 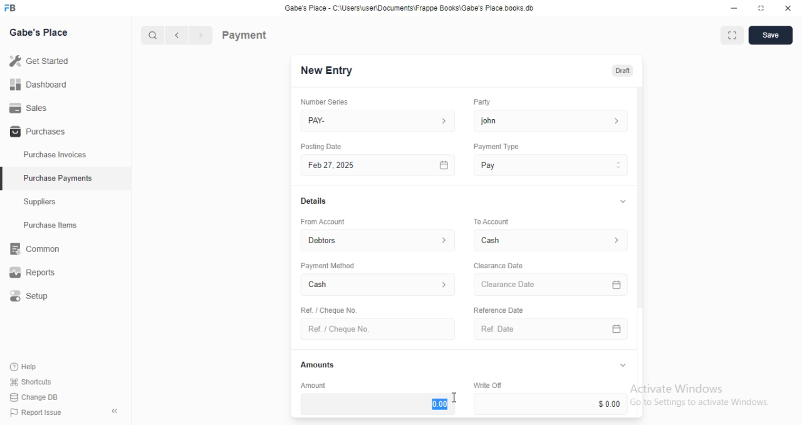 What do you see at coordinates (34, 249) in the screenshot?
I see `Rit
Common` at bounding box center [34, 249].